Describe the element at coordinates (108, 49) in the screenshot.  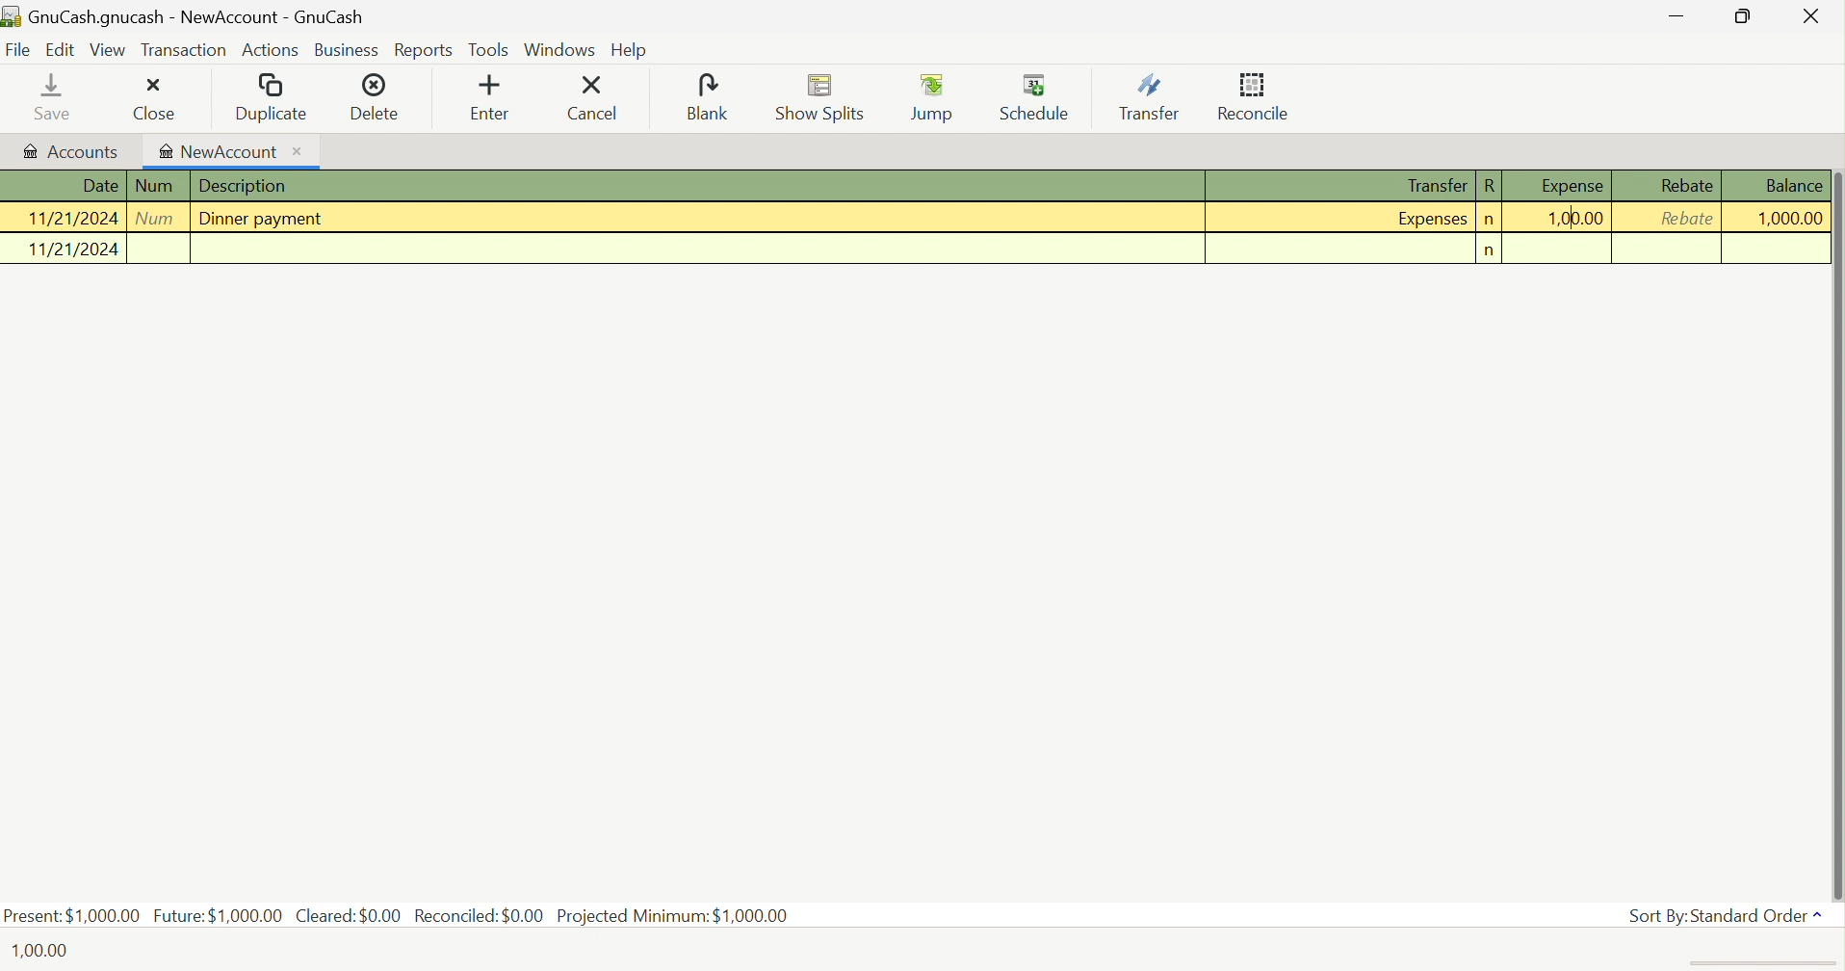
I see `View` at that location.